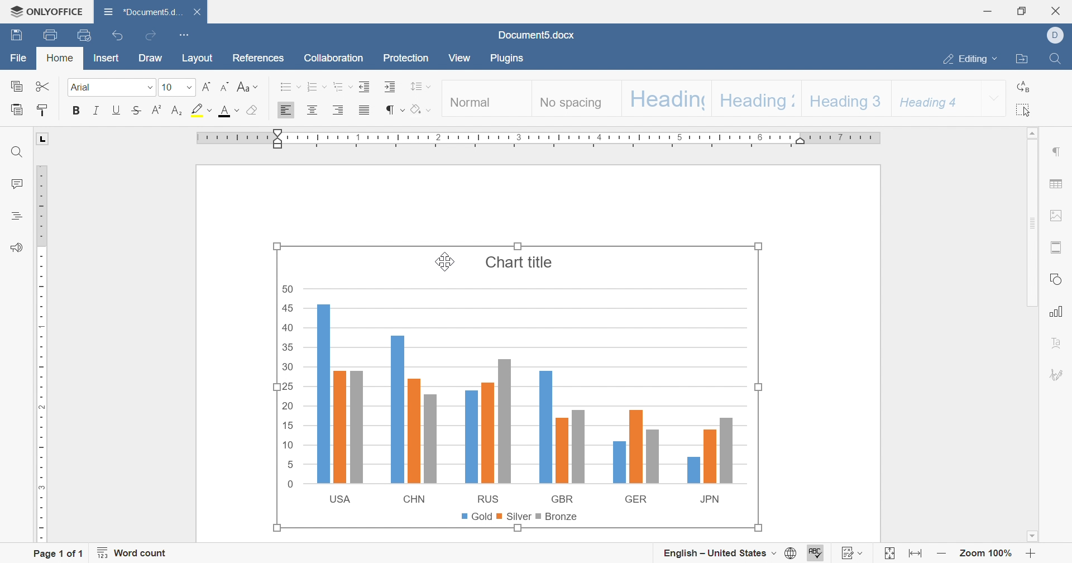 Image resolution: width=1072 pixels, height=563 pixels. I want to click on track changes, so click(853, 552).